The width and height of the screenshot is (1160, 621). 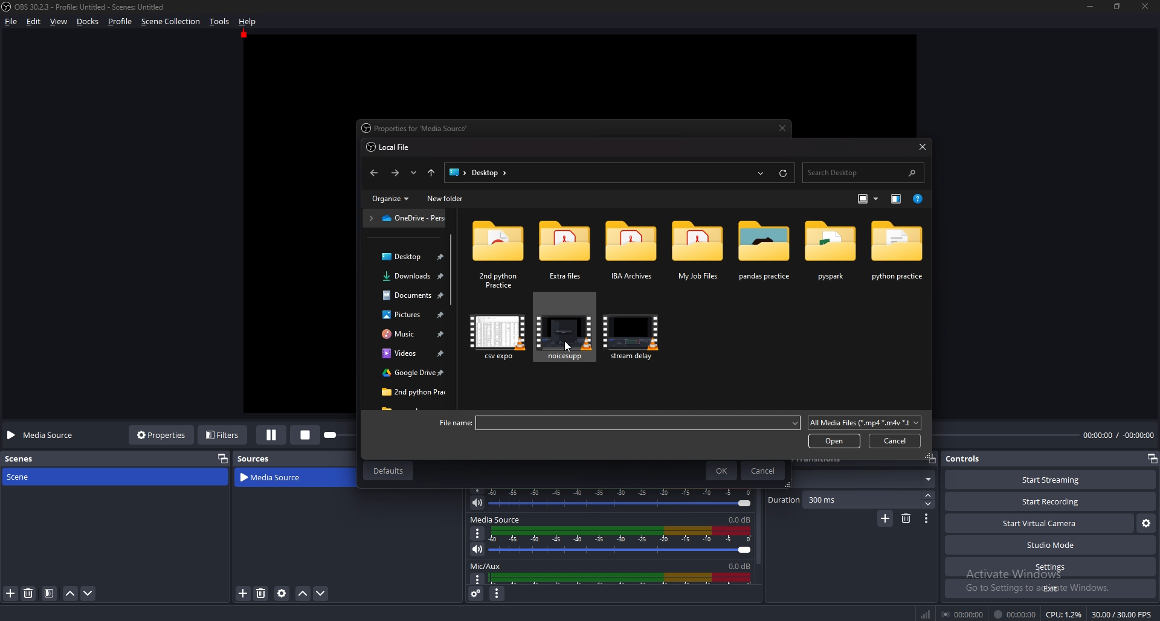 I want to click on pause, so click(x=272, y=435).